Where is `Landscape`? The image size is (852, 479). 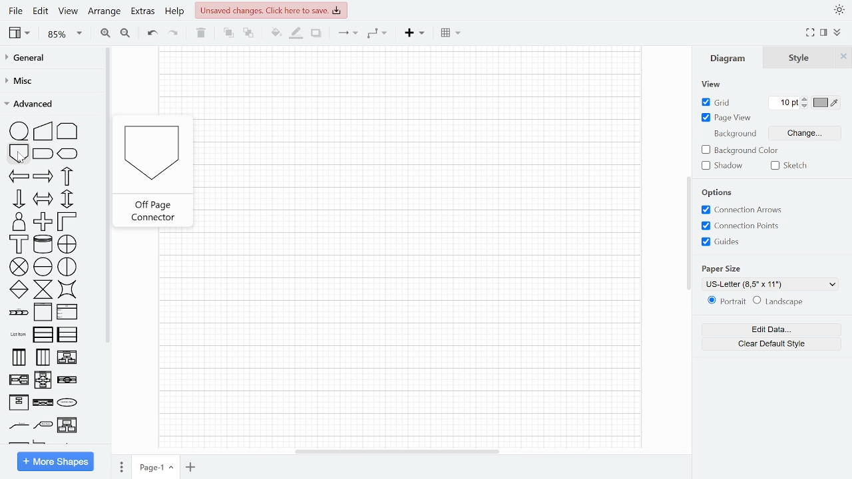 Landscape is located at coordinates (781, 300).